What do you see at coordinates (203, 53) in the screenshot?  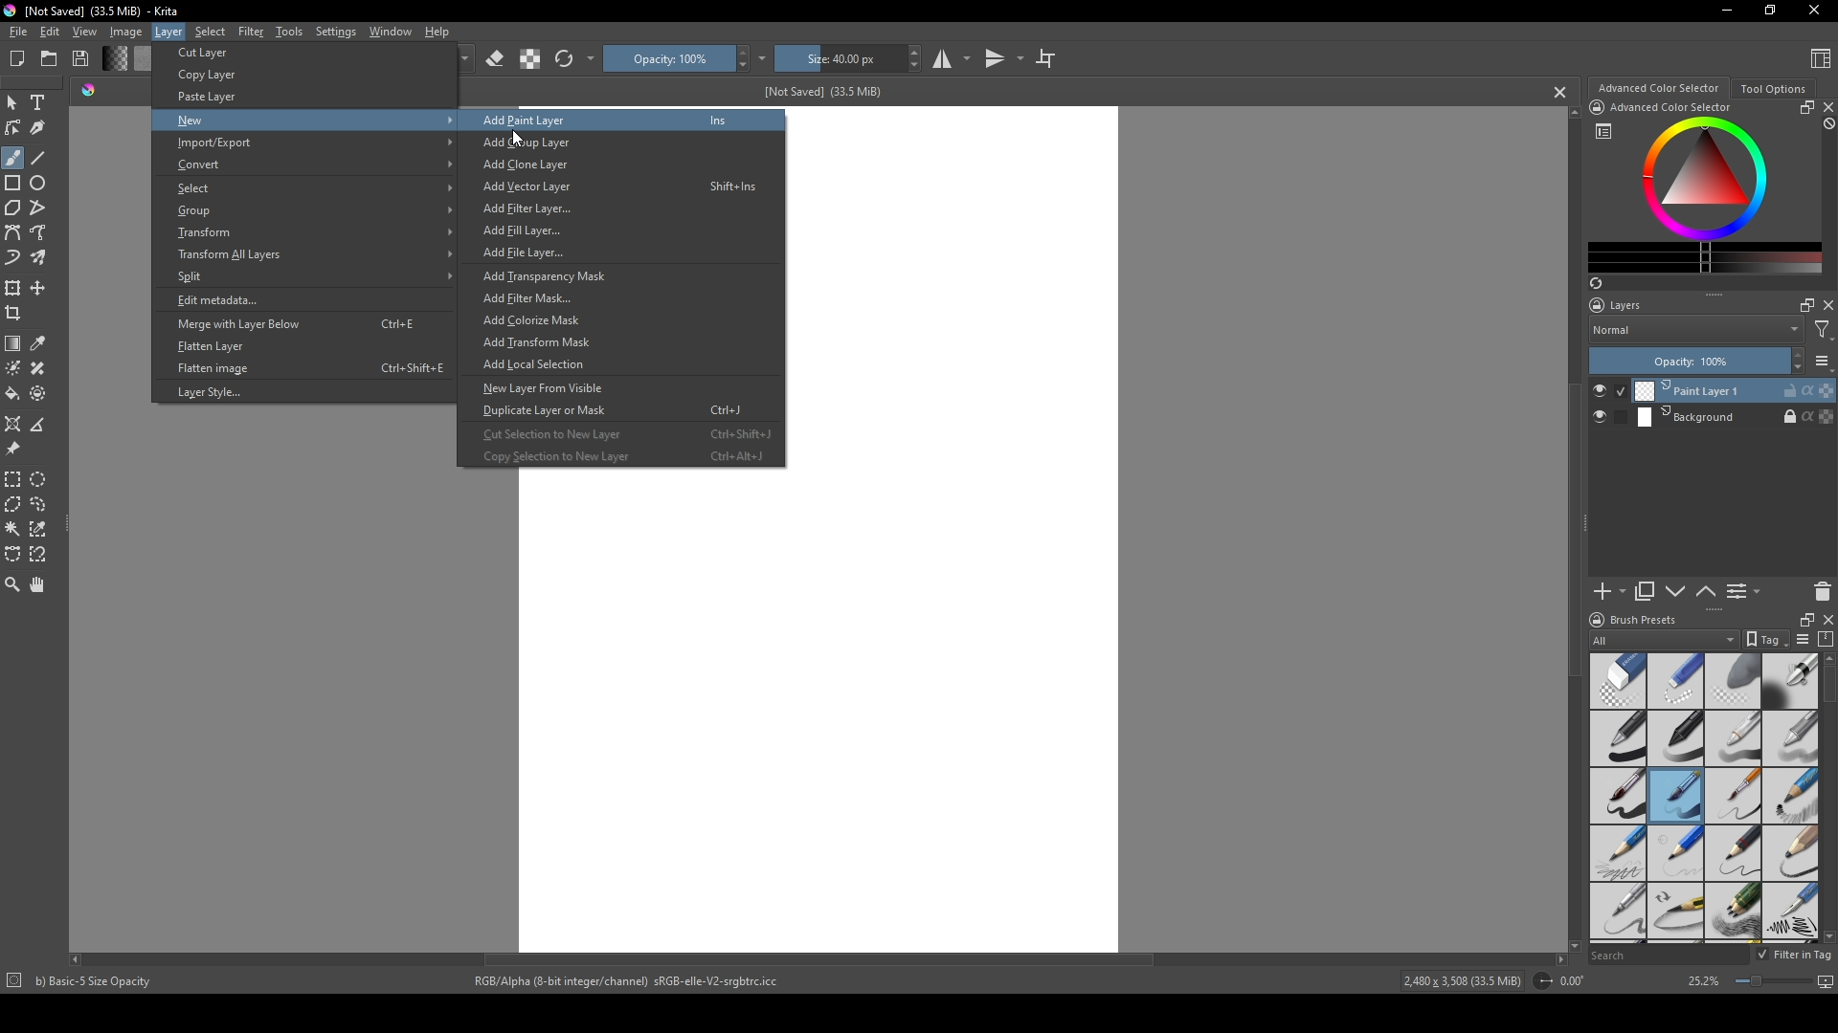 I see `Cut Layer` at bounding box center [203, 53].